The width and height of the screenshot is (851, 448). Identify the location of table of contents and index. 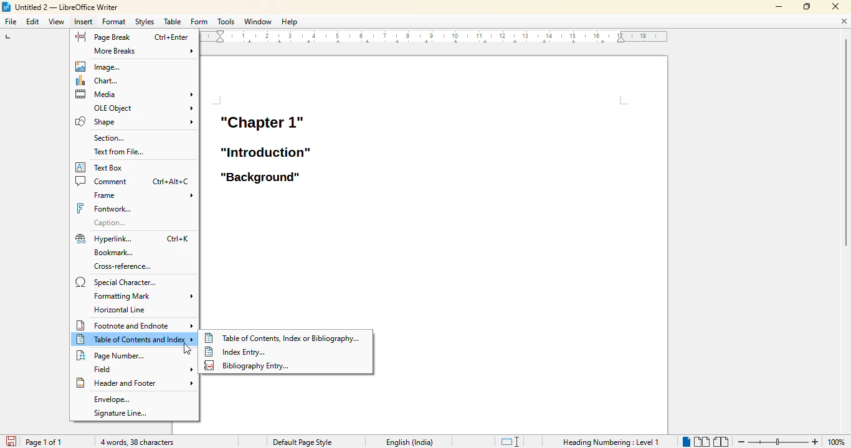
(135, 339).